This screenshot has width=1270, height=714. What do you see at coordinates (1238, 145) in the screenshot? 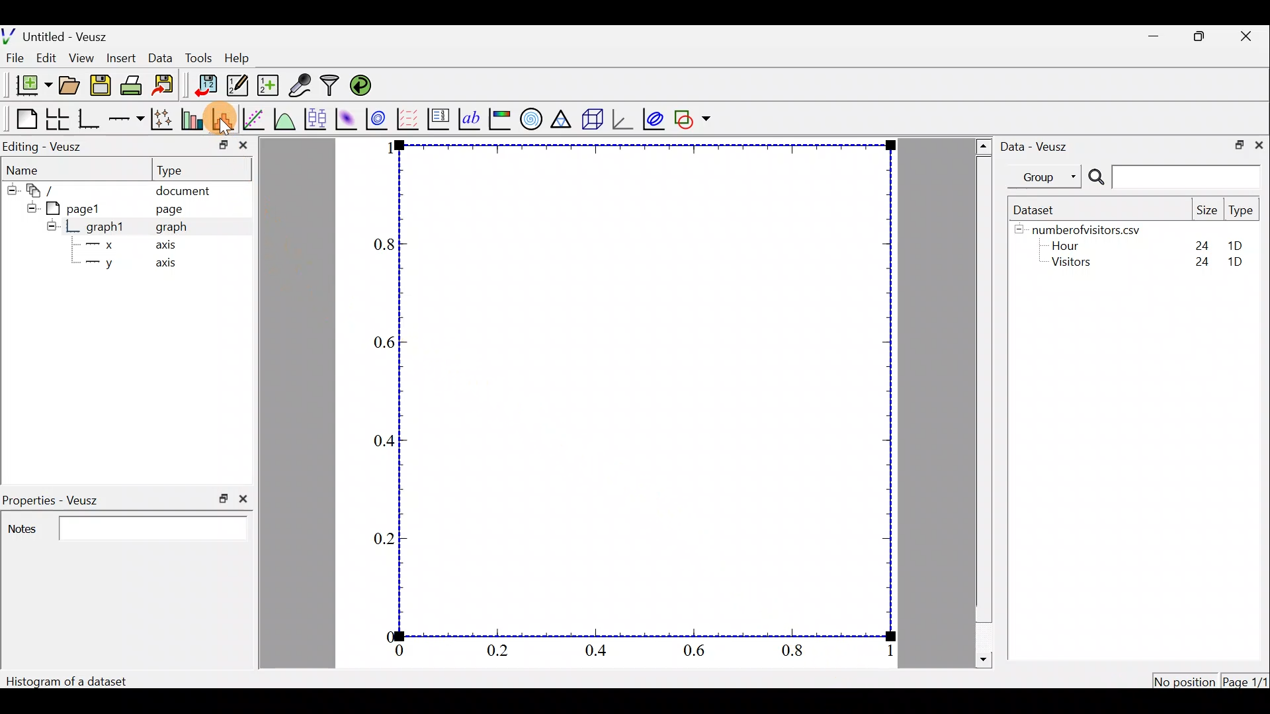
I see `restore down` at bounding box center [1238, 145].